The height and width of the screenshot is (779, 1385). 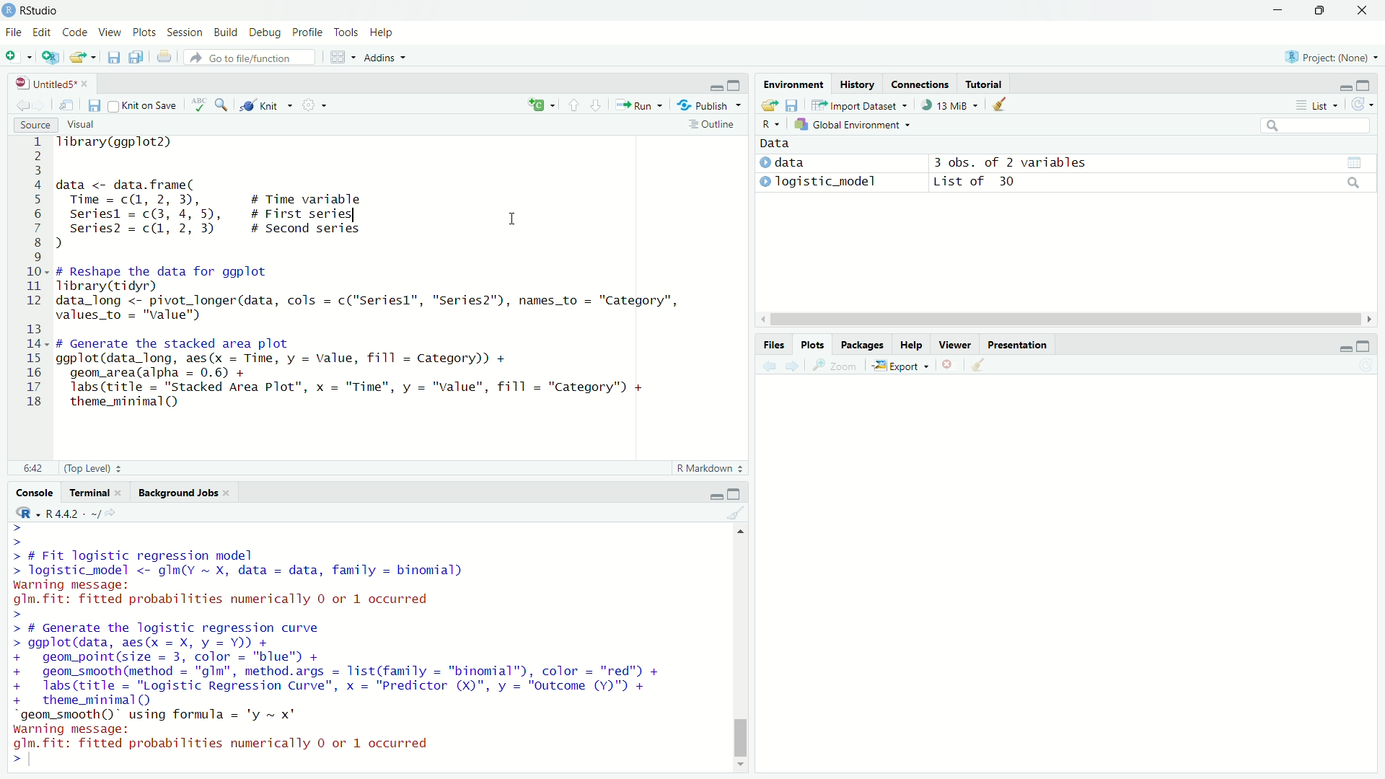 What do you see at coordinates (166, 62) in the screenshot?
I see `print` at bounding box center [166, 62].